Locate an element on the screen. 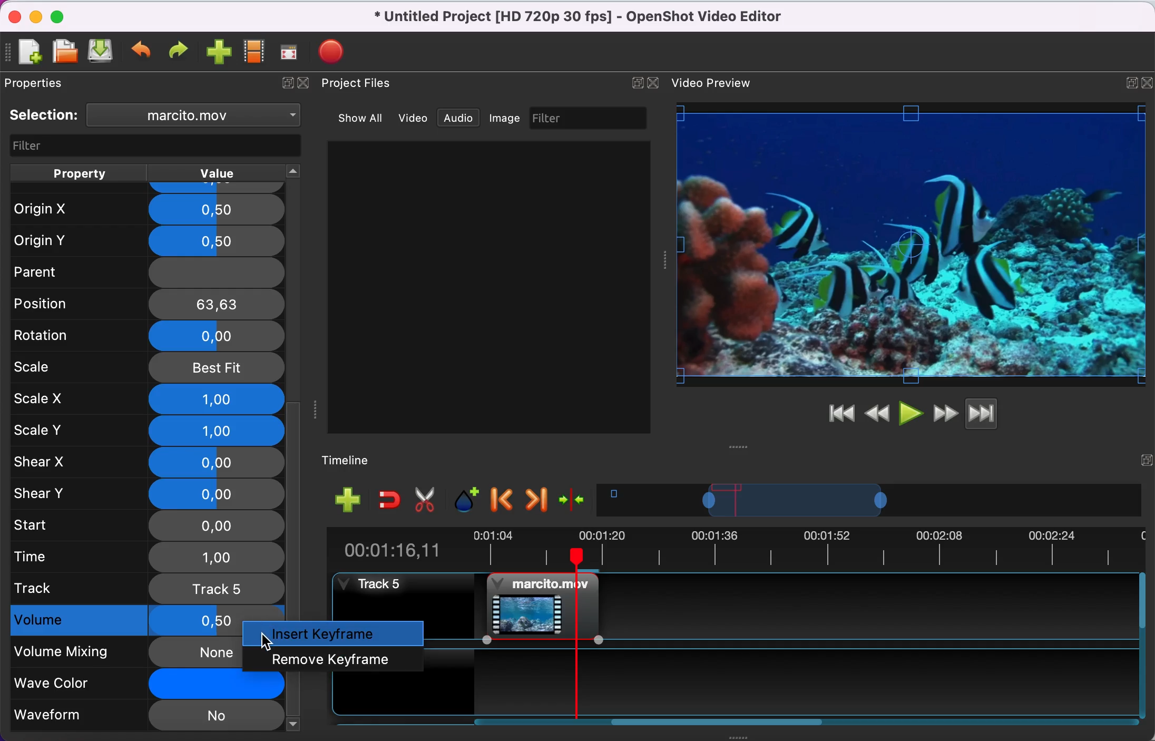 Image resolution: width=1155 pixels, height=741 pixels. scroll bar is located at coordinates (725, 725).